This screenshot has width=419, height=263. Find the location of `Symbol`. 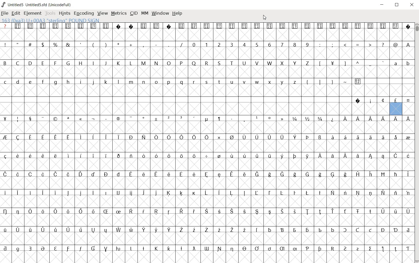

Symbol is located at coordinates (370, 101).